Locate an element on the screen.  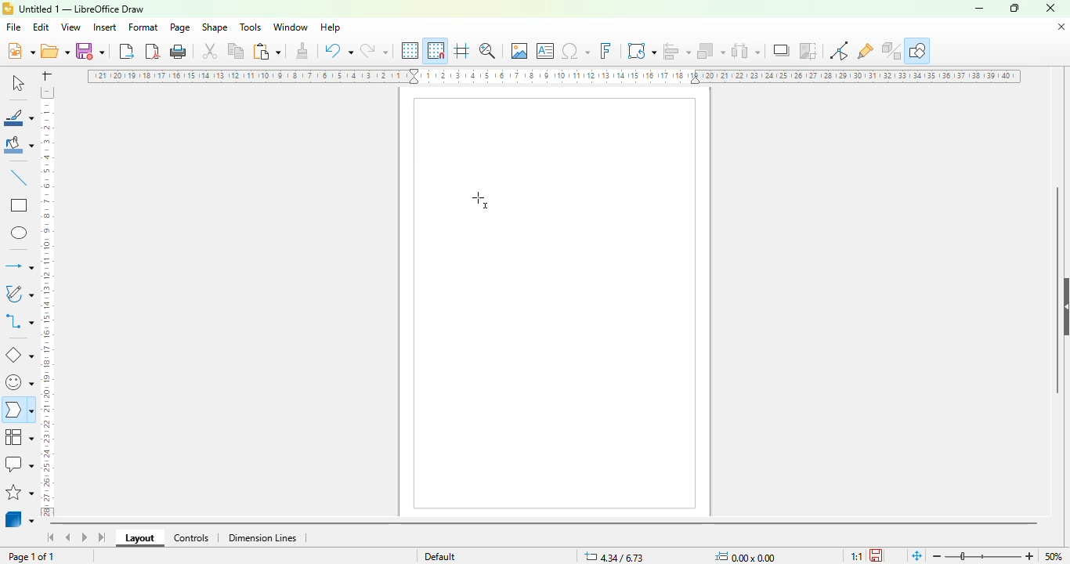
align objects is located at coordinates (677, 51).